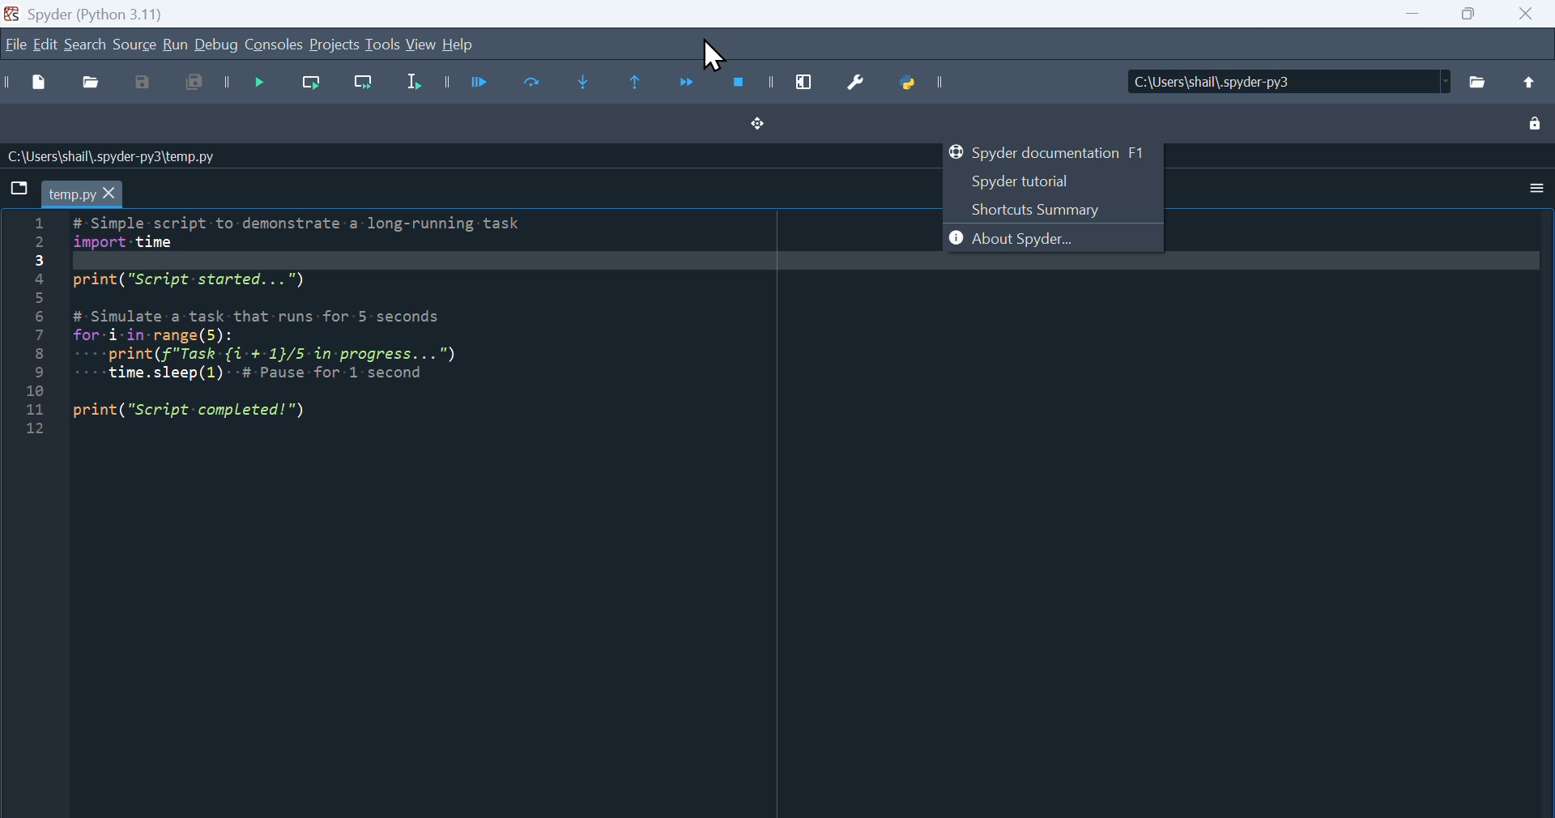 This screenshot has height=818, width=1555. I want to click on Run current line and go to the next one, so click(364, 85).